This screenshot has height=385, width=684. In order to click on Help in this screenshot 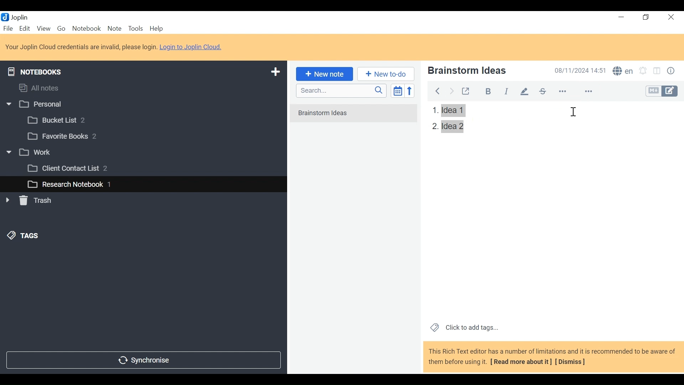, I will do `click(157, 29)`.